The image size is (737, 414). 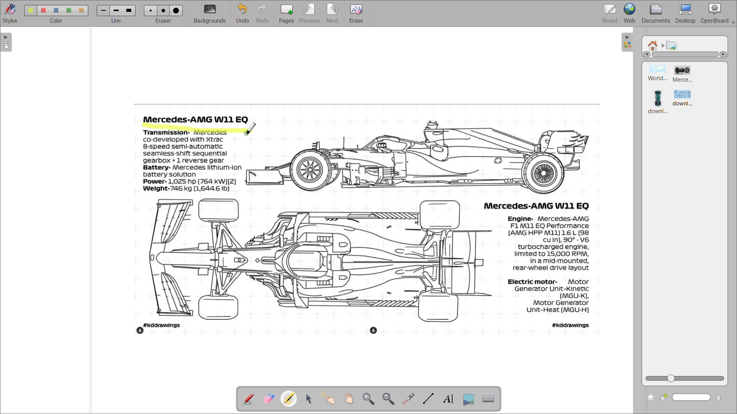 What do you see at coordinates (164, 10) in the screenshot?
I see `eraser 2` at bounding box center [164, 10].